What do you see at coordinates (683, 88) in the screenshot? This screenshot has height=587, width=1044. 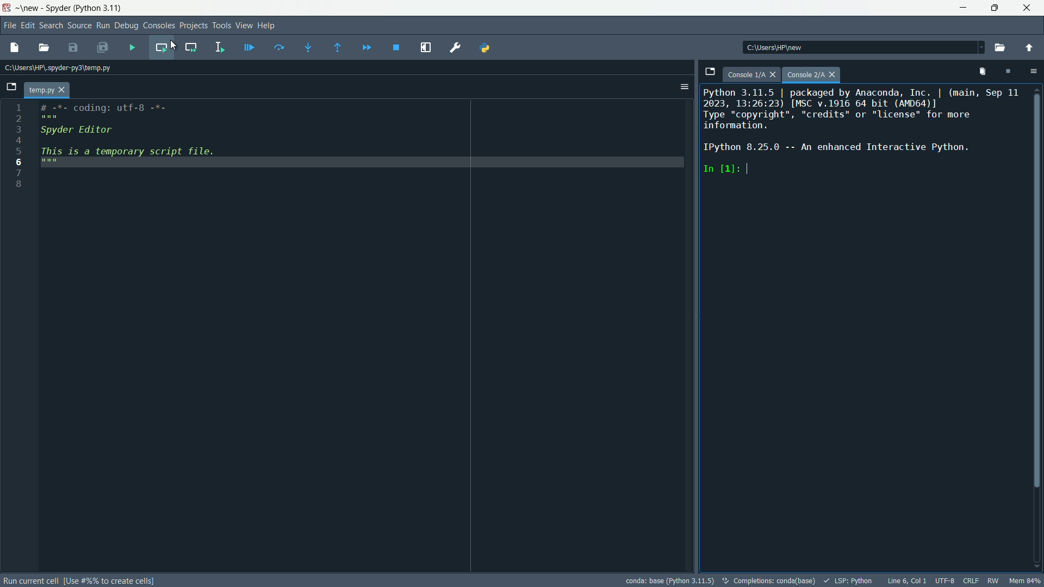 I see `options` at bounding box center [683, 88].